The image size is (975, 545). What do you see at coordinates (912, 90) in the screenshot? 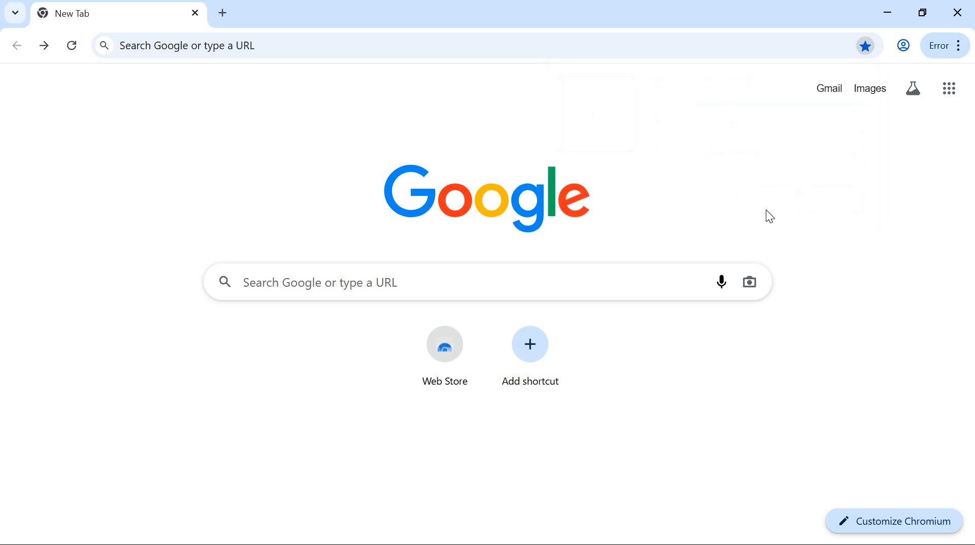
I see `` at bounding box center [912, 90].